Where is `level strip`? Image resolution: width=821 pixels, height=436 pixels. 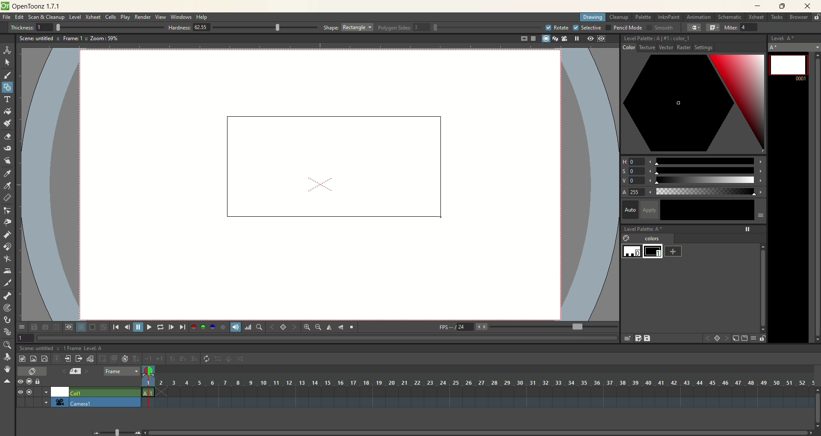
level strip is located at coordinates (794, 37).